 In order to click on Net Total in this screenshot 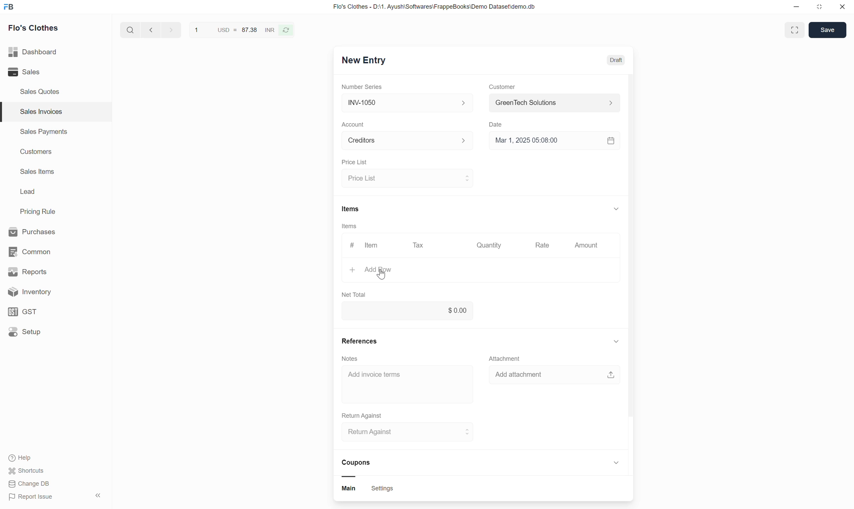, I will do `click(354, 294)`.